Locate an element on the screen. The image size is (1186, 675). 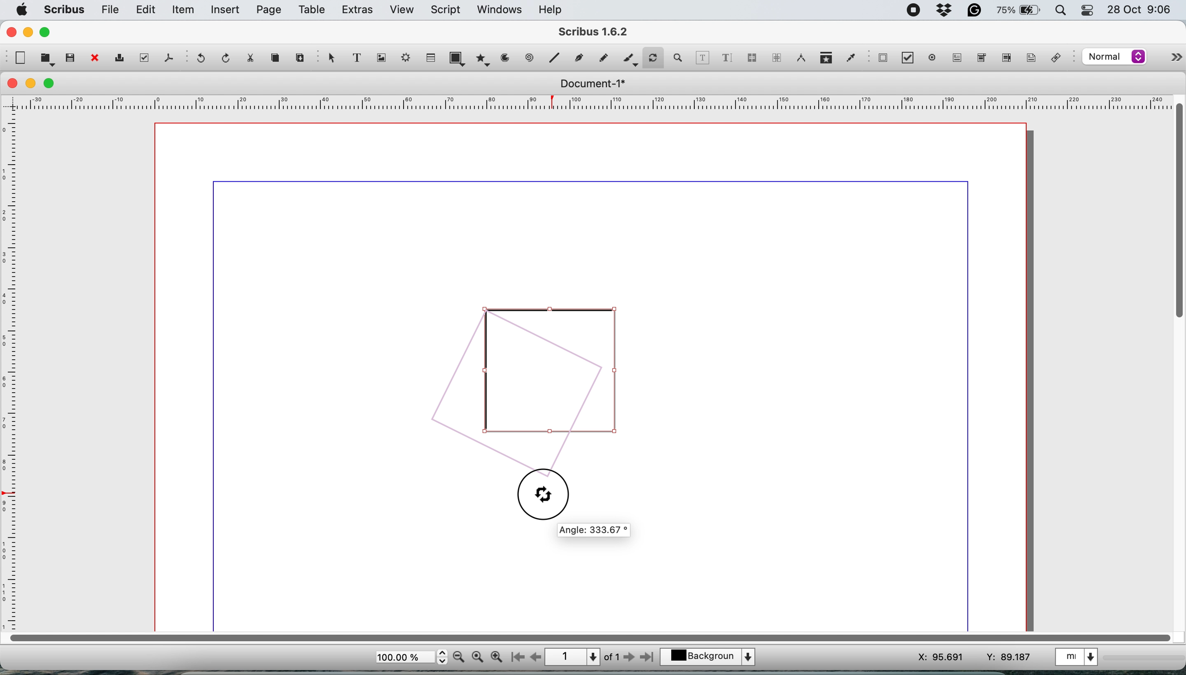
cut is located at coordinates (255, 59).